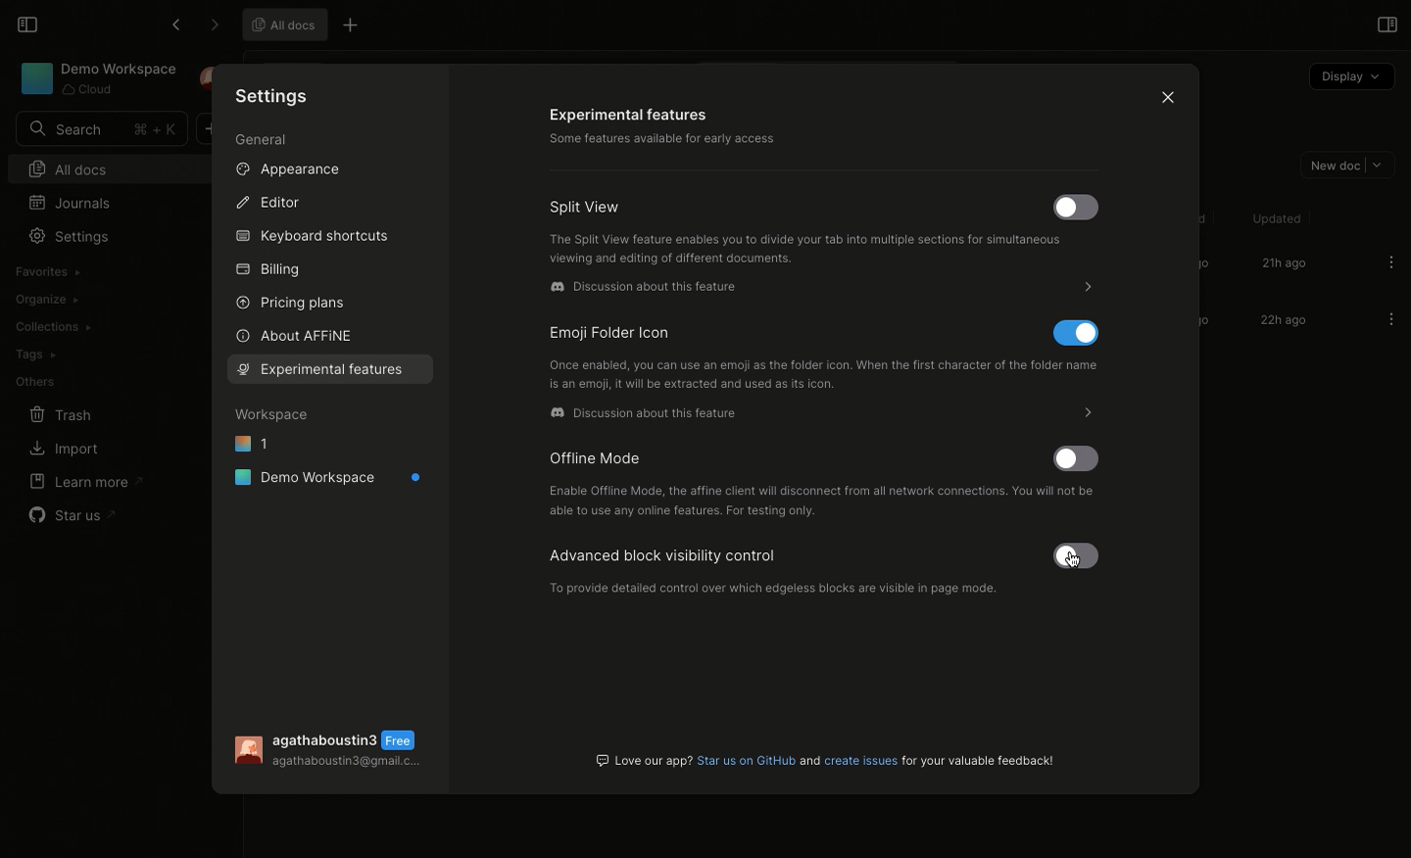 The width and height of the screenshot is (1411, 858). What do you see at coordinates (334, 751) in the screenshot?
I see `User` at bounding box center [334, 751].